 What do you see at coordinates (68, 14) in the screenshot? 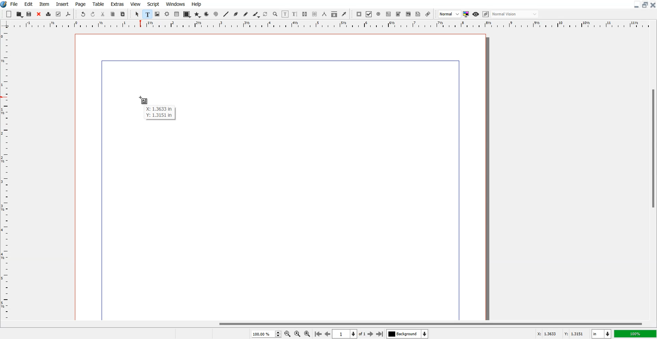
I see `Save as PDF` at bounding box center [68, 14].